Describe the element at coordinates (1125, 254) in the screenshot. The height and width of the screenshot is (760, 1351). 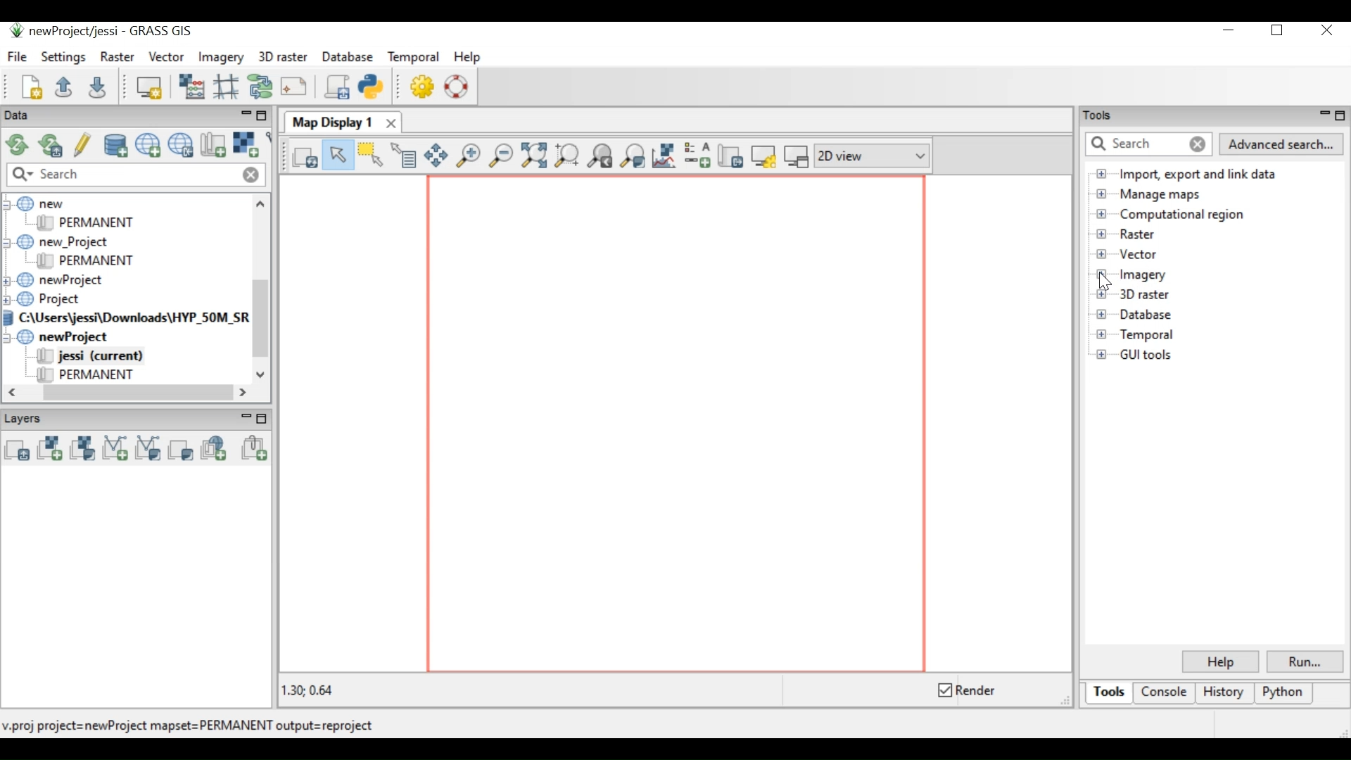
I see `Vector` at that location.